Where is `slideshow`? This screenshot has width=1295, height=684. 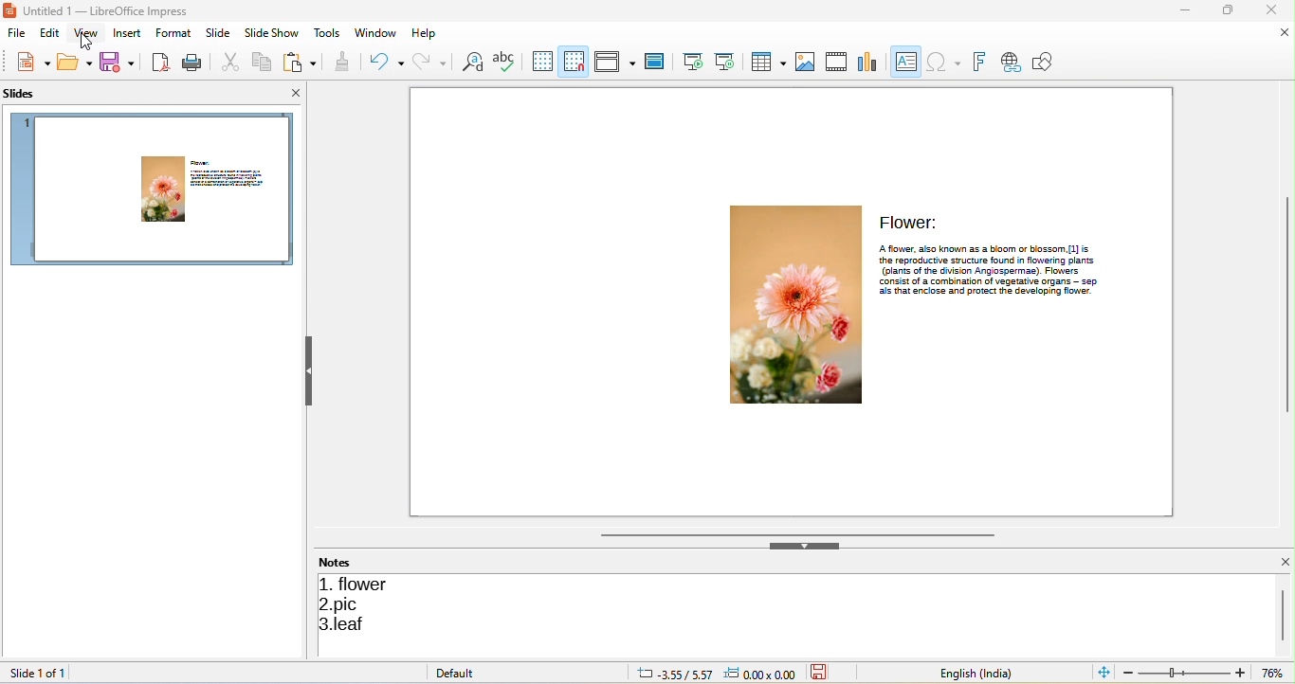 slideshow is located at coordinates (272, 33).